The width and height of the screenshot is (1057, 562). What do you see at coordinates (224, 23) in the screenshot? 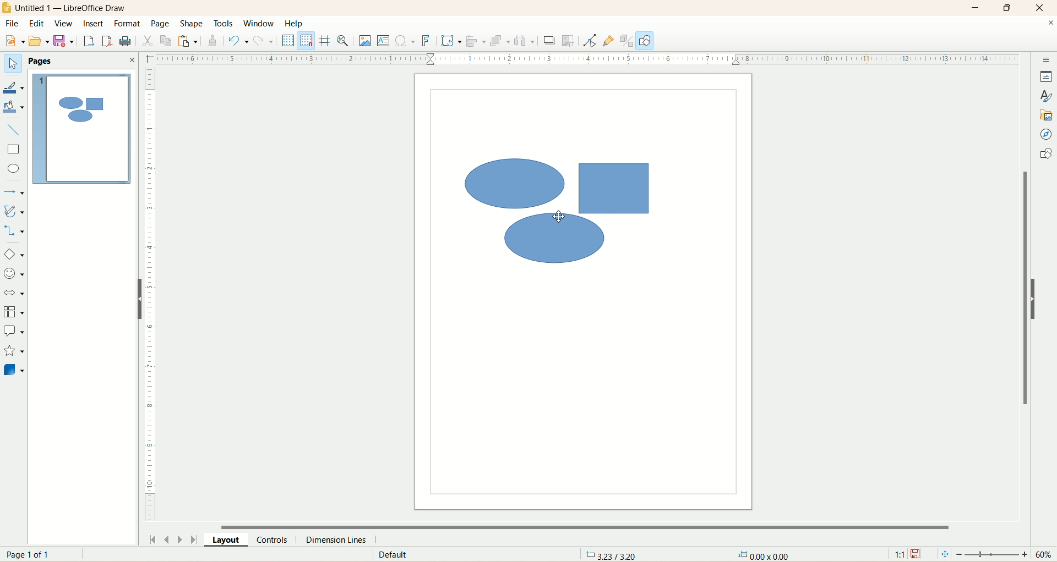
I see `tools` at bounding box center [224, 23].